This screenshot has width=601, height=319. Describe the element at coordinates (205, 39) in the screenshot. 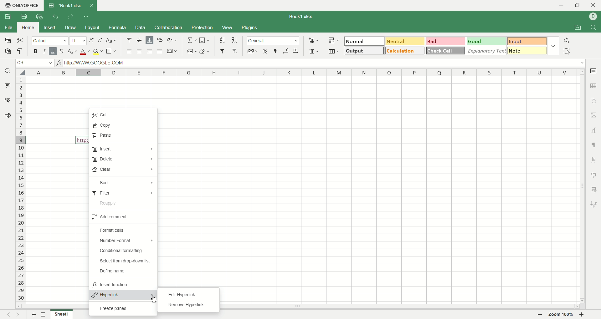

I see `fill` at that location.